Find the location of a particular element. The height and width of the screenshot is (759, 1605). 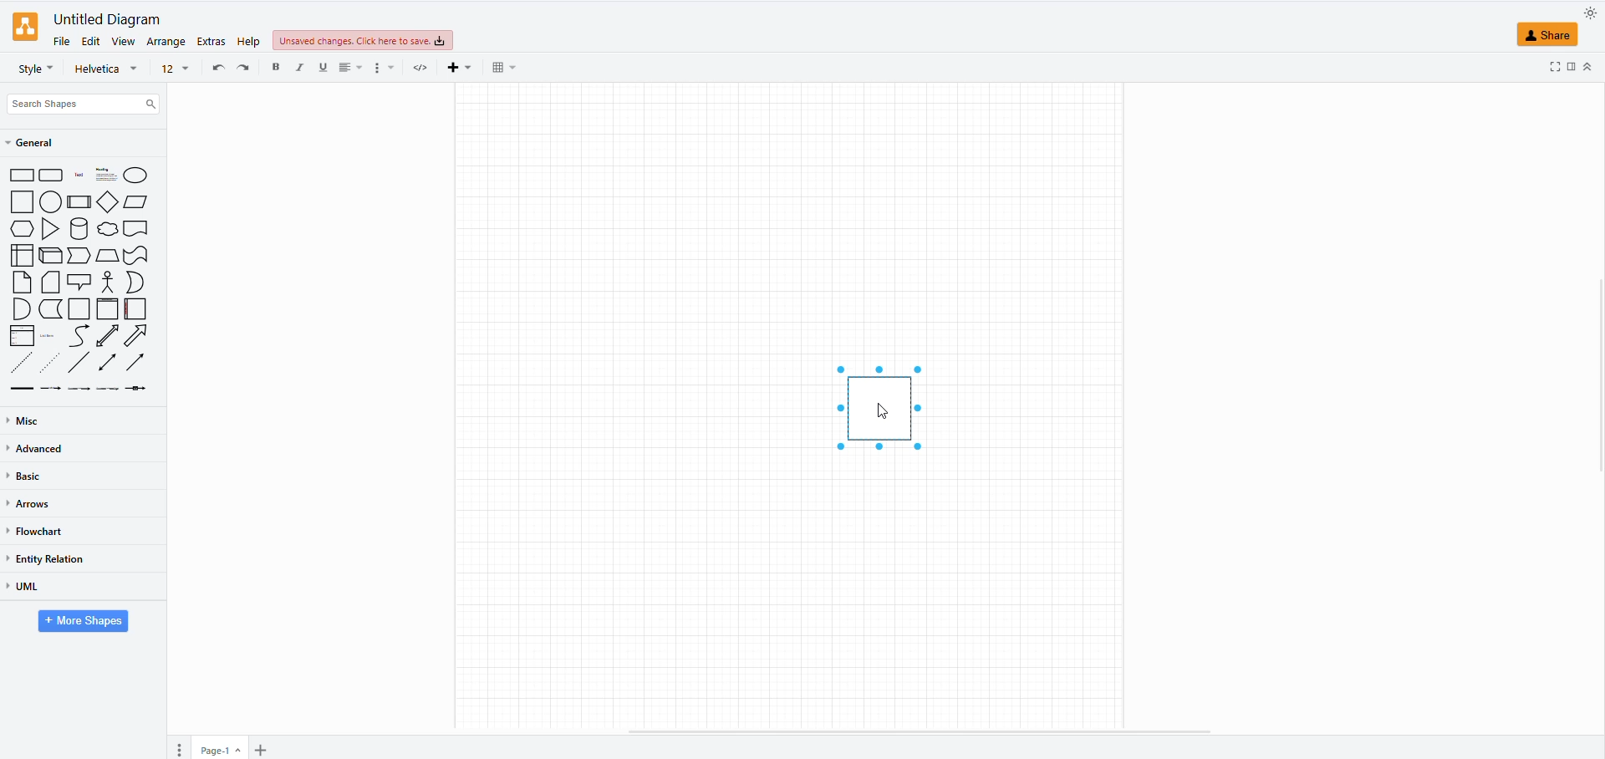

font is located at coordinates (106, 72).